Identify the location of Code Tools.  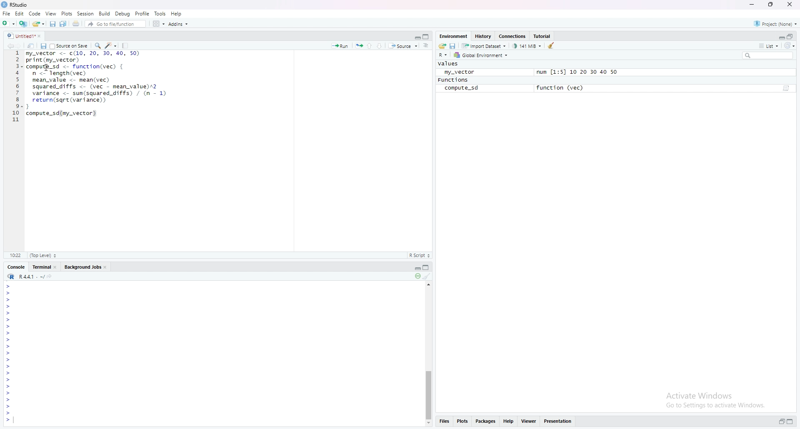
(111, 45).